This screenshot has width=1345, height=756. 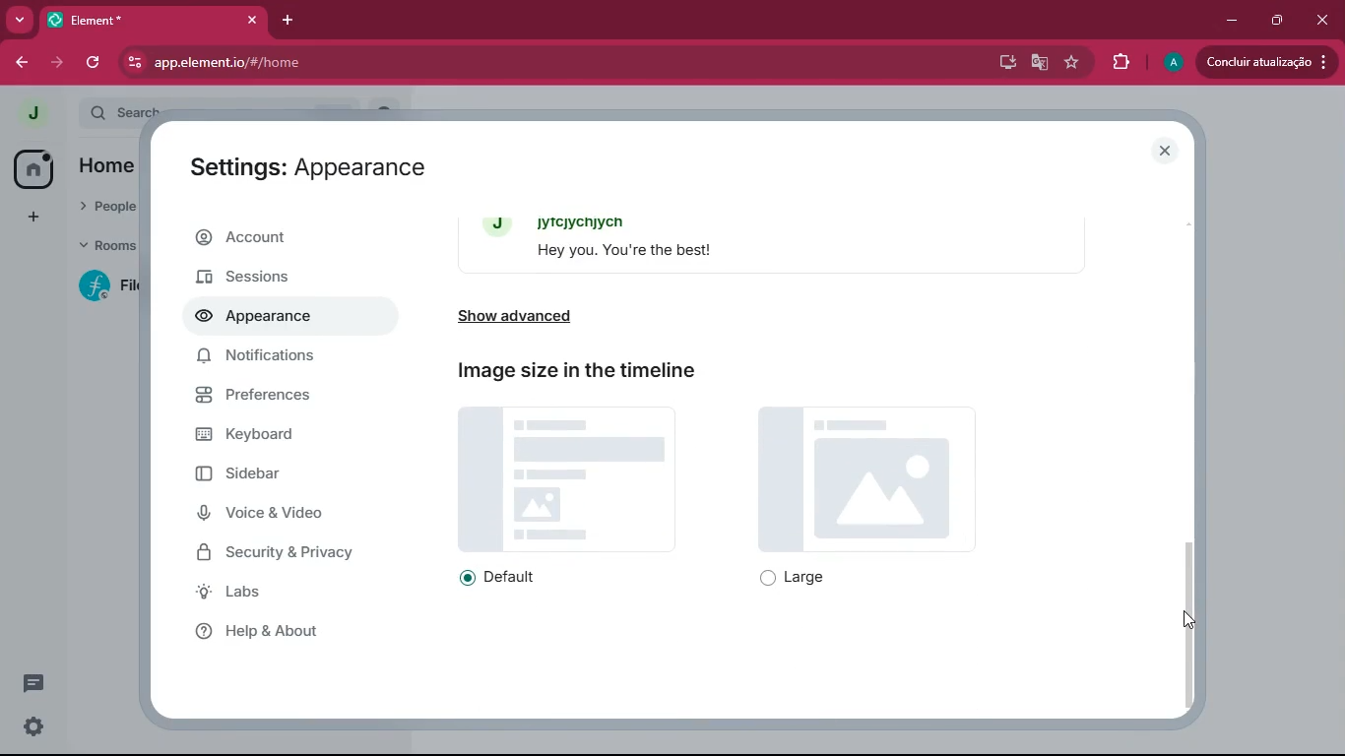 What do you see at coordinates (34, 113) in the screenshot?
I see `profile` at bounding box center [34, 113].